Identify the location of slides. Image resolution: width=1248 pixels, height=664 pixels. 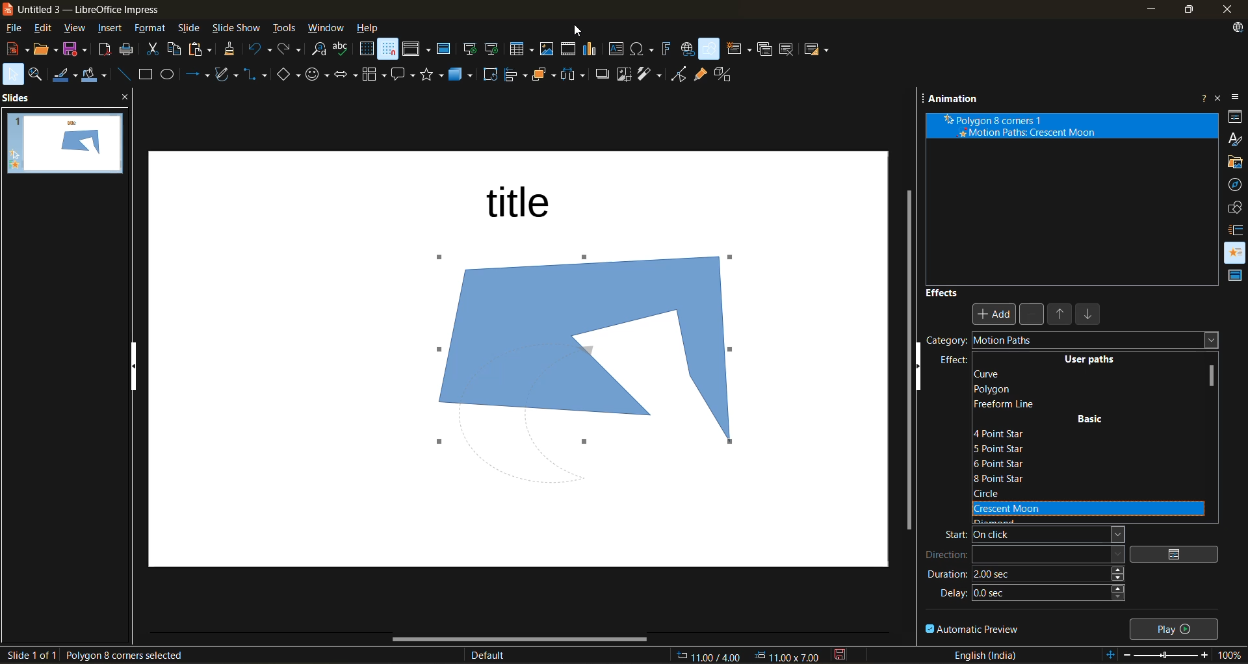
(20, 97).